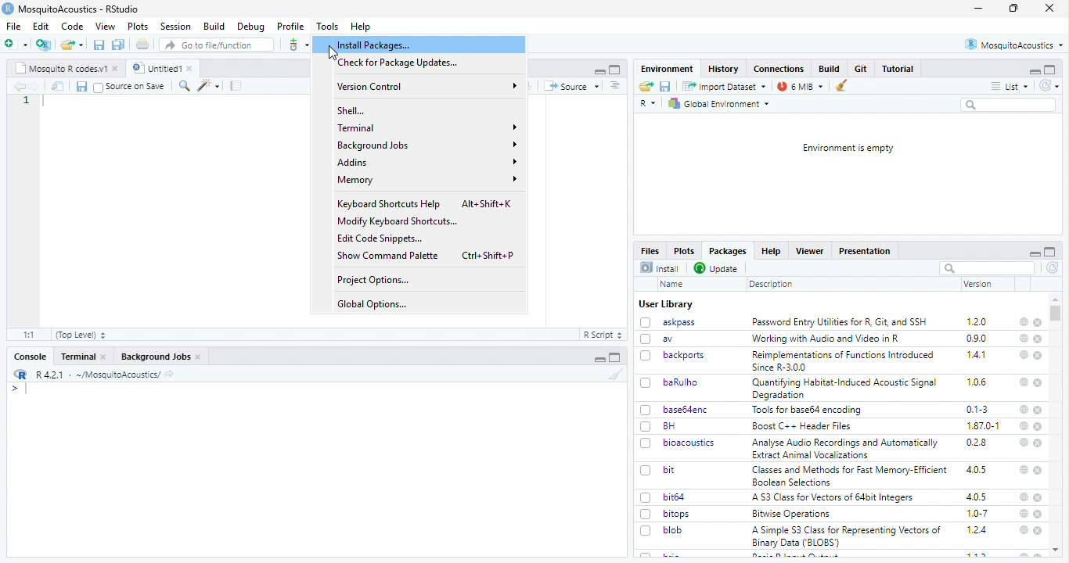  I want to click on 6 MiB, so click(801, 87).